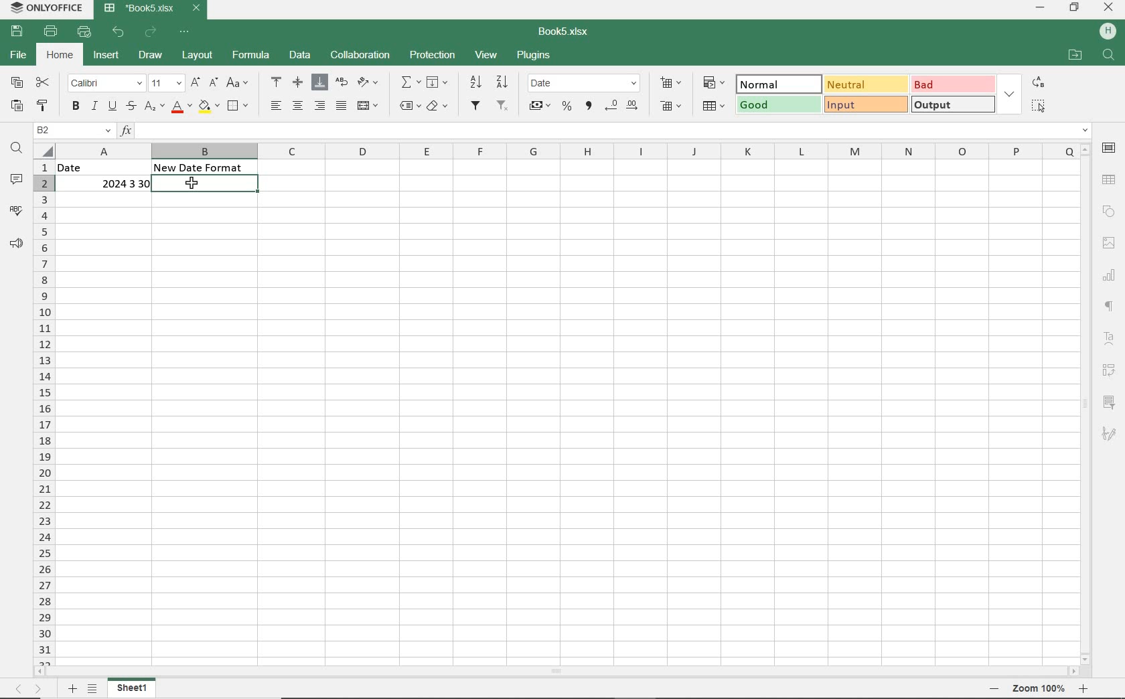  Describe the element at coordinates (151, 31) in the screenshot. I see `REDO` at that location.